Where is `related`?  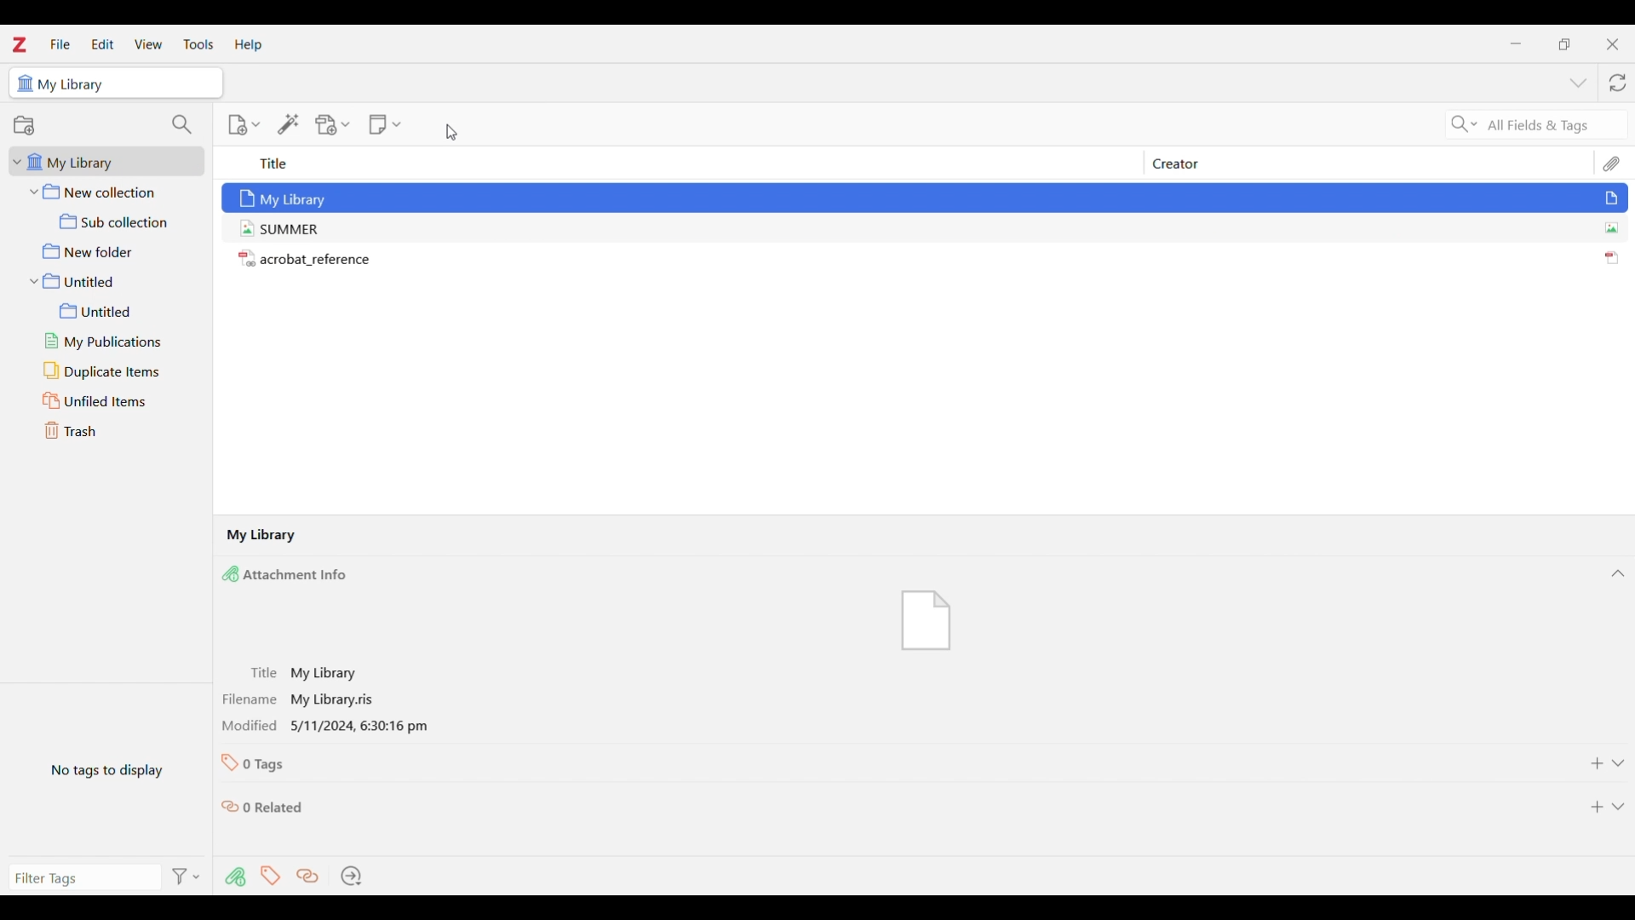 related is located at coordinates (301, 879).